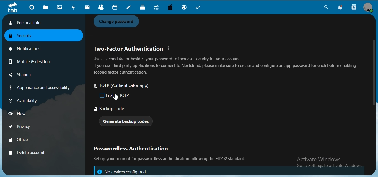 The height and width of the screenshot is (177, 378). What do you see at coordinates (12, 7) in the screenshot?
I see `icon` at bounding box center [12, 7].